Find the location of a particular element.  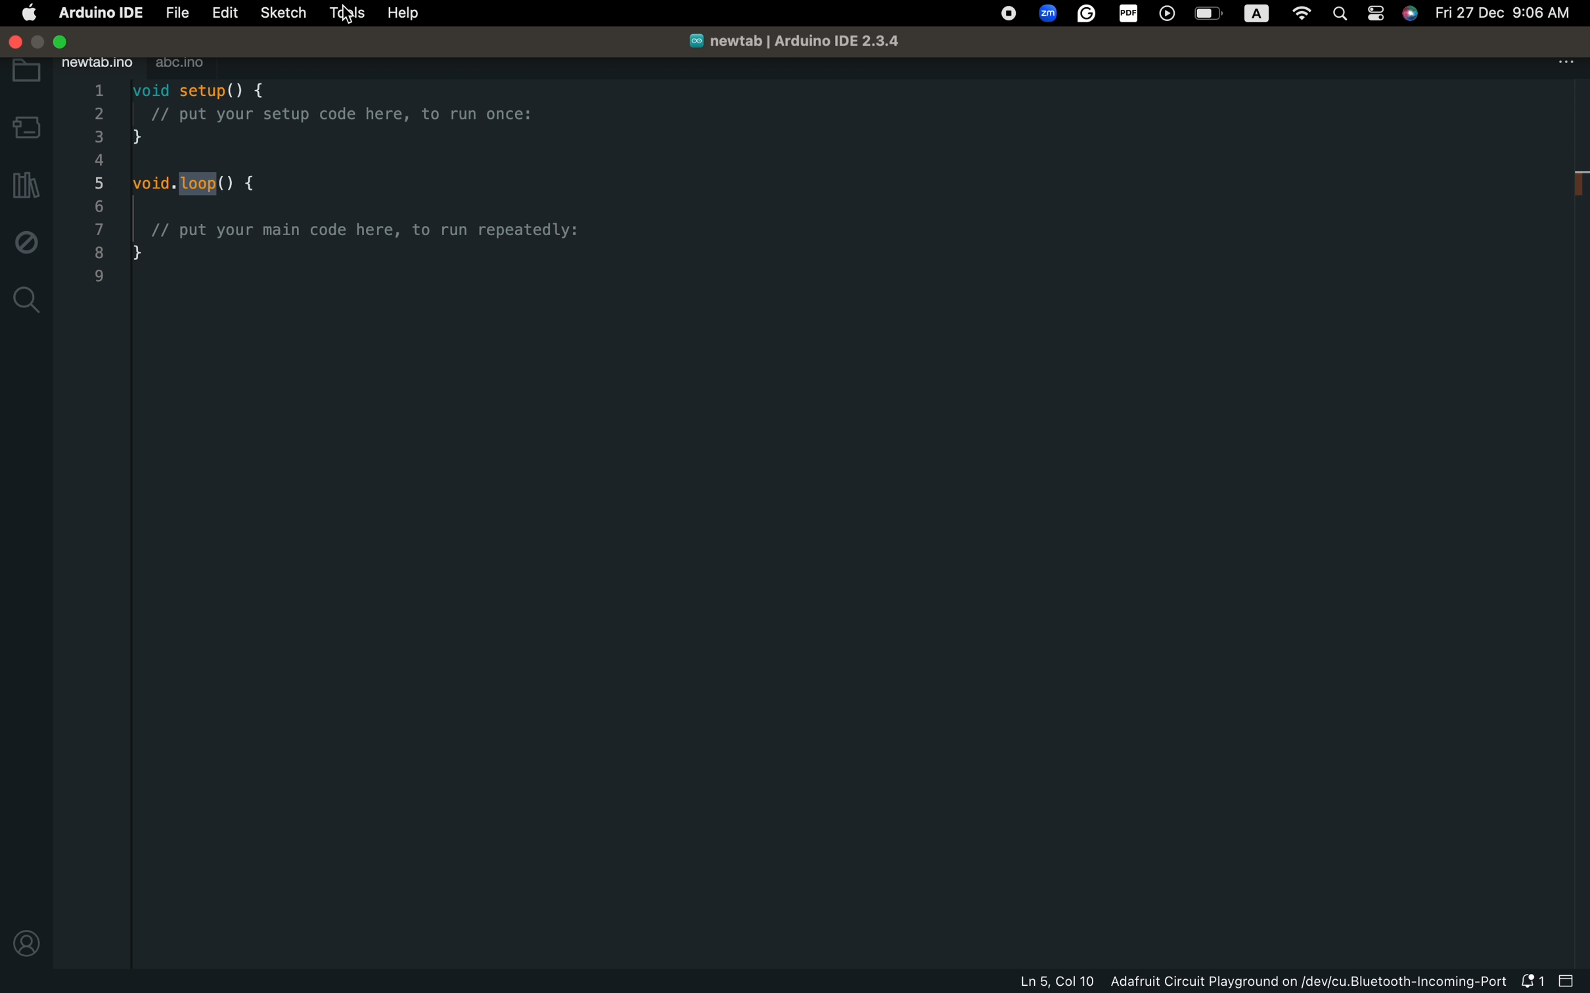

Fri 27 Dec 9:06 AM is located at coordinates (1501, 14).